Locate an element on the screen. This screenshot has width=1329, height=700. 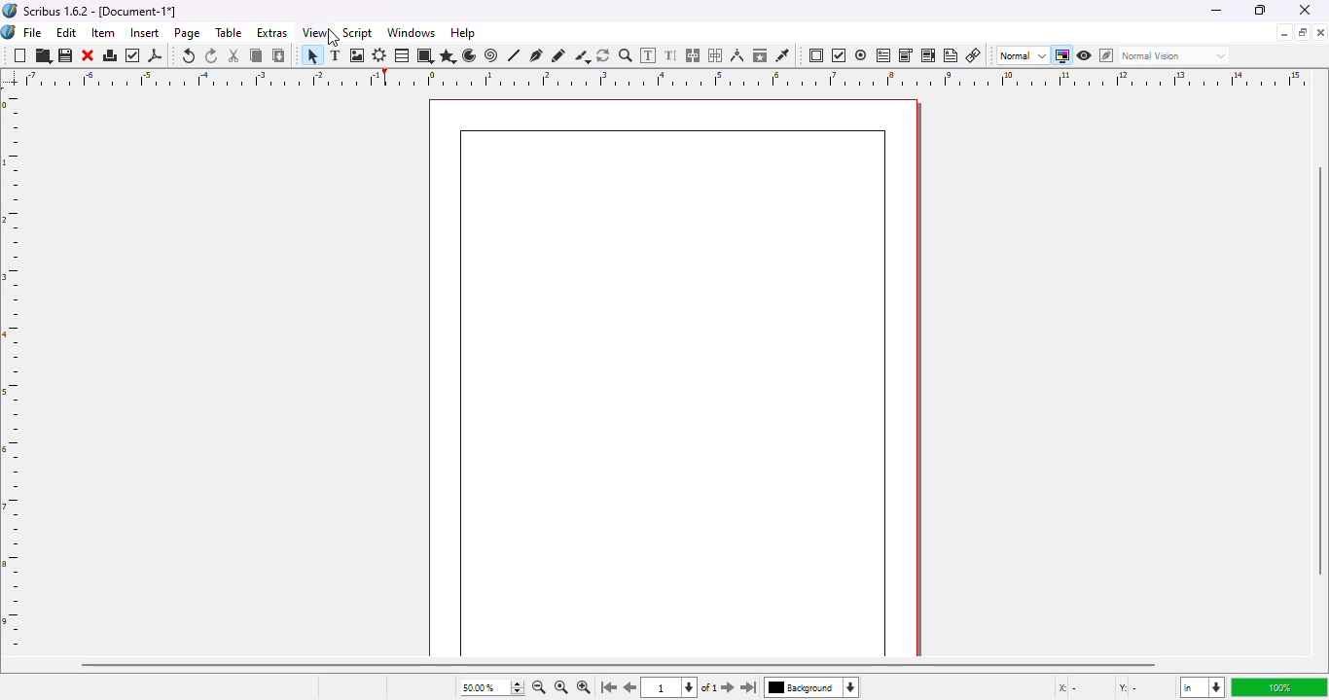
horizontal scroll bar is located at coordinates (618, 664).